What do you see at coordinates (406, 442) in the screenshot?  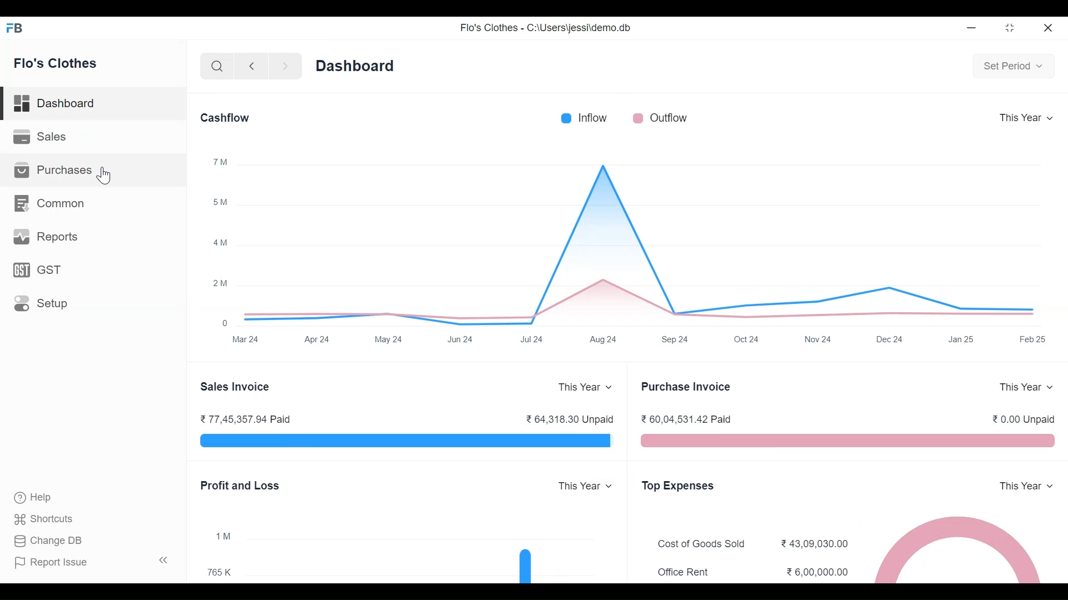 I see `the total outstanding amount which is pending from Flo's Clothes customers for their sales` at bounding box center [406, 442].